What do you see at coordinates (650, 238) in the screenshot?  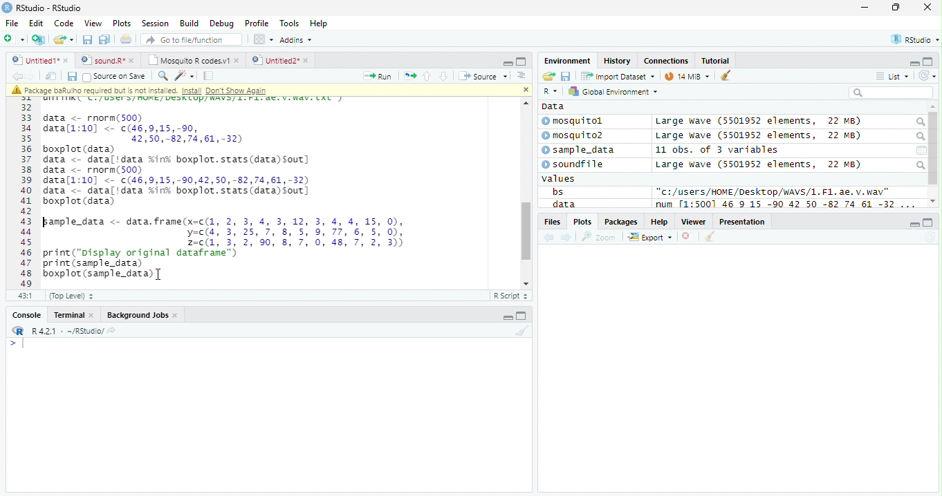 I see `Export` at bounding box center [650, 238].